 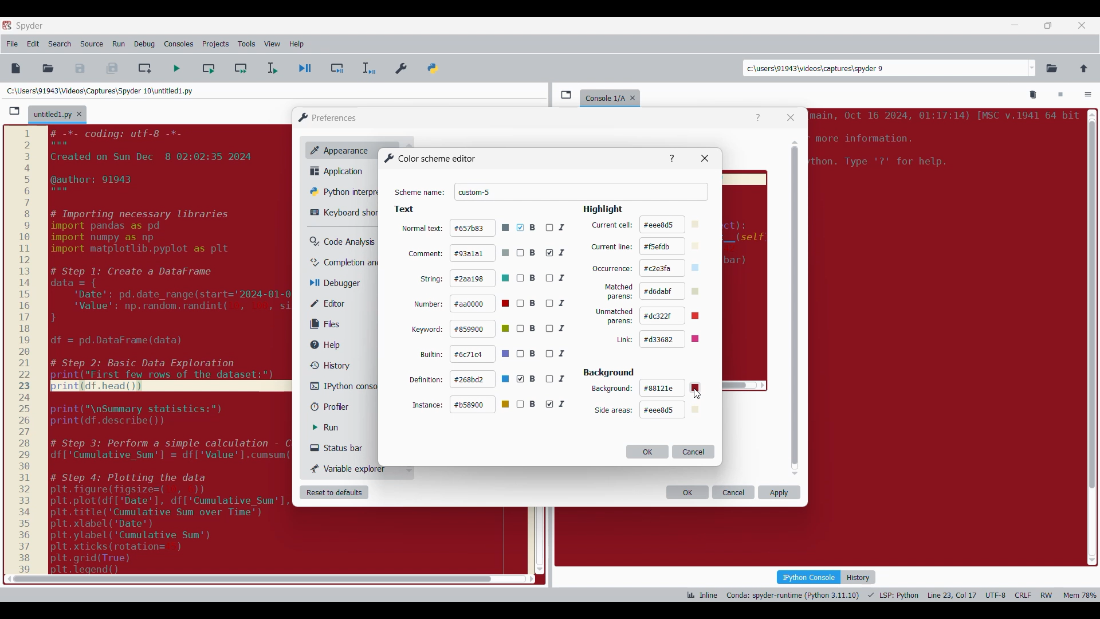 What do you see at coordinates (433, 355) in the screenshot?
I see `builtin` at bounding box center [433, 355].